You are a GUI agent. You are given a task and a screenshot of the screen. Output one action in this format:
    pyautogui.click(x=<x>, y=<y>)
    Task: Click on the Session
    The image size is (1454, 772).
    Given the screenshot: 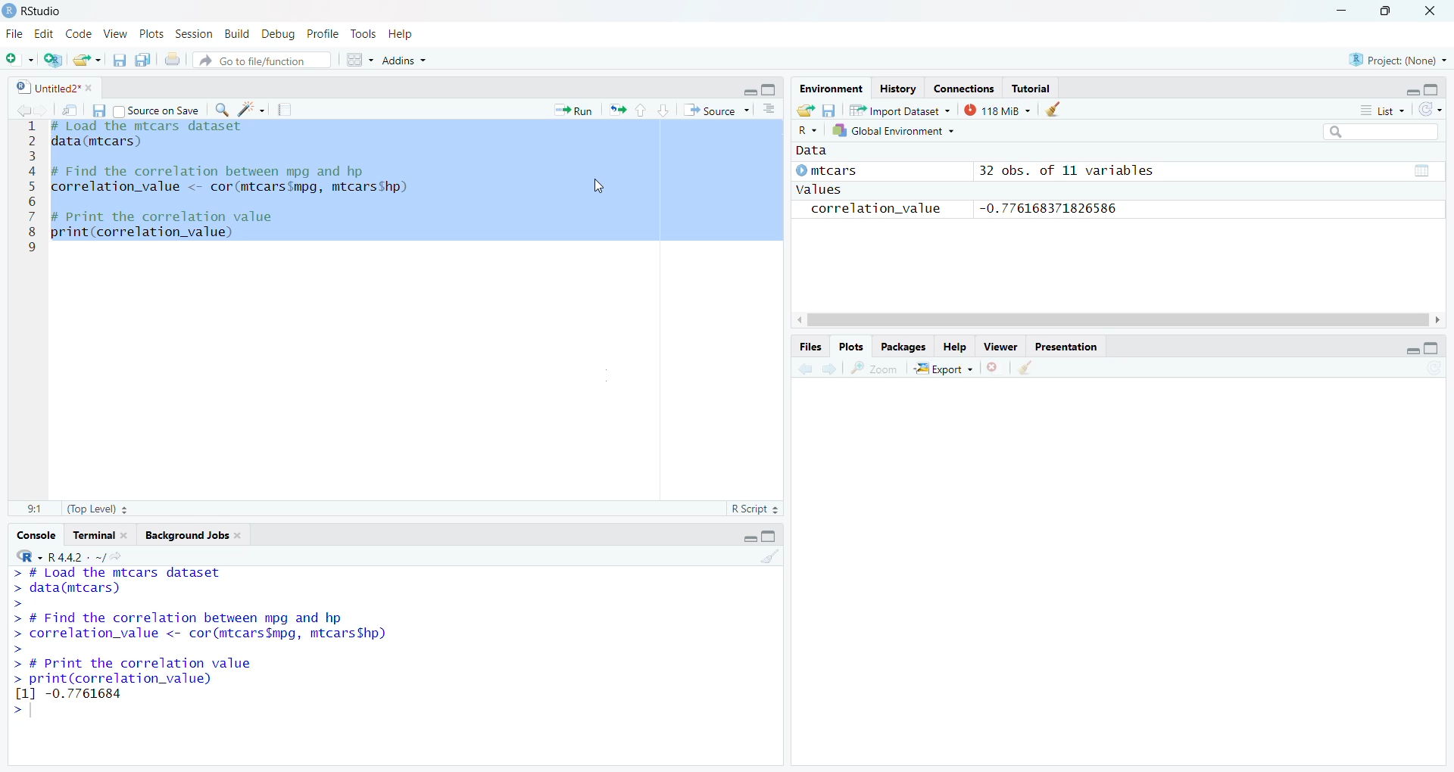 What is the action you would take?
    pyautogui.click(x=193, y=34)
    